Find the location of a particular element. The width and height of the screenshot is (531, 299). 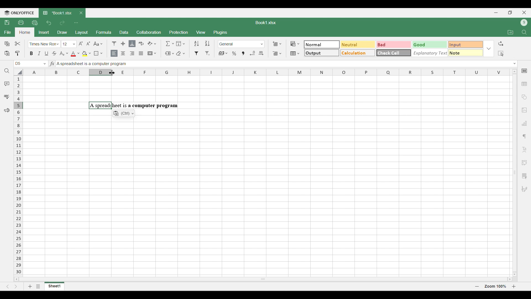

Zoom 100% is located at coordinates (495, 286).